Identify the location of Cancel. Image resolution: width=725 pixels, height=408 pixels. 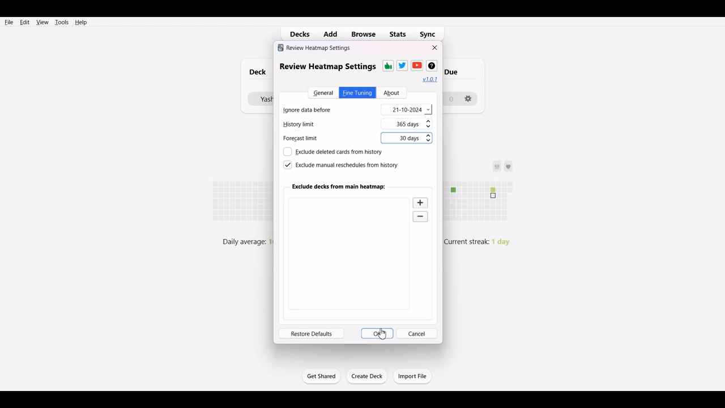
(417, 333).